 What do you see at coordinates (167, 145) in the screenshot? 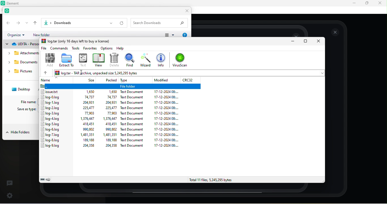
I see `17-12-2024 08:...` at bounding box center [167, 145].